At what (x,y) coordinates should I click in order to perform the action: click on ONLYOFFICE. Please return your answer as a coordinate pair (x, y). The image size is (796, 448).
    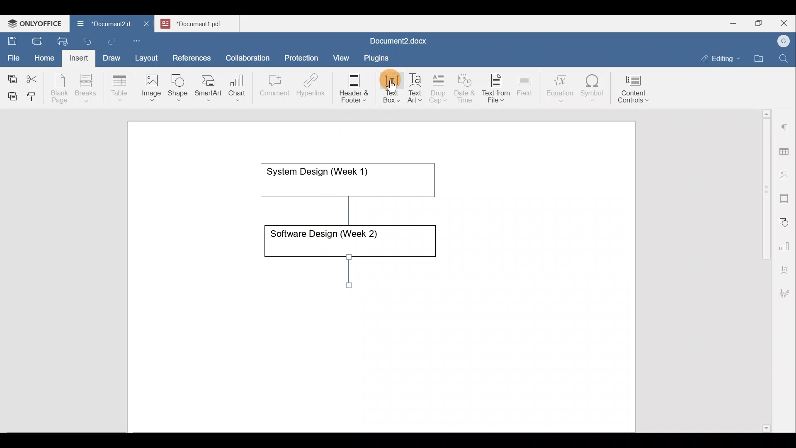
    Looking at the image, I should click on (35, 23).